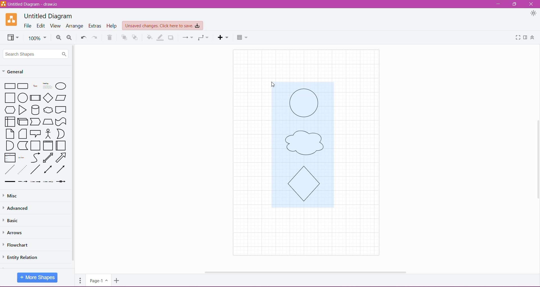 This screenshot has height=287, width=540. Describe the element at coordinates (517, 38) in the screenshot. I see `Fullscreen` at that location.